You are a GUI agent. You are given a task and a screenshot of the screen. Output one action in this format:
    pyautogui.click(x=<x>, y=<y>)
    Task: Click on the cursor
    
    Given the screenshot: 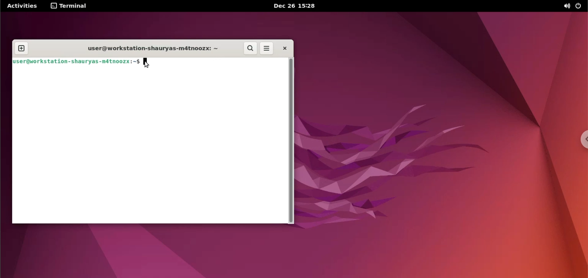 What is the action you would take?
    pyautogui.click(x=146, y=64)
    